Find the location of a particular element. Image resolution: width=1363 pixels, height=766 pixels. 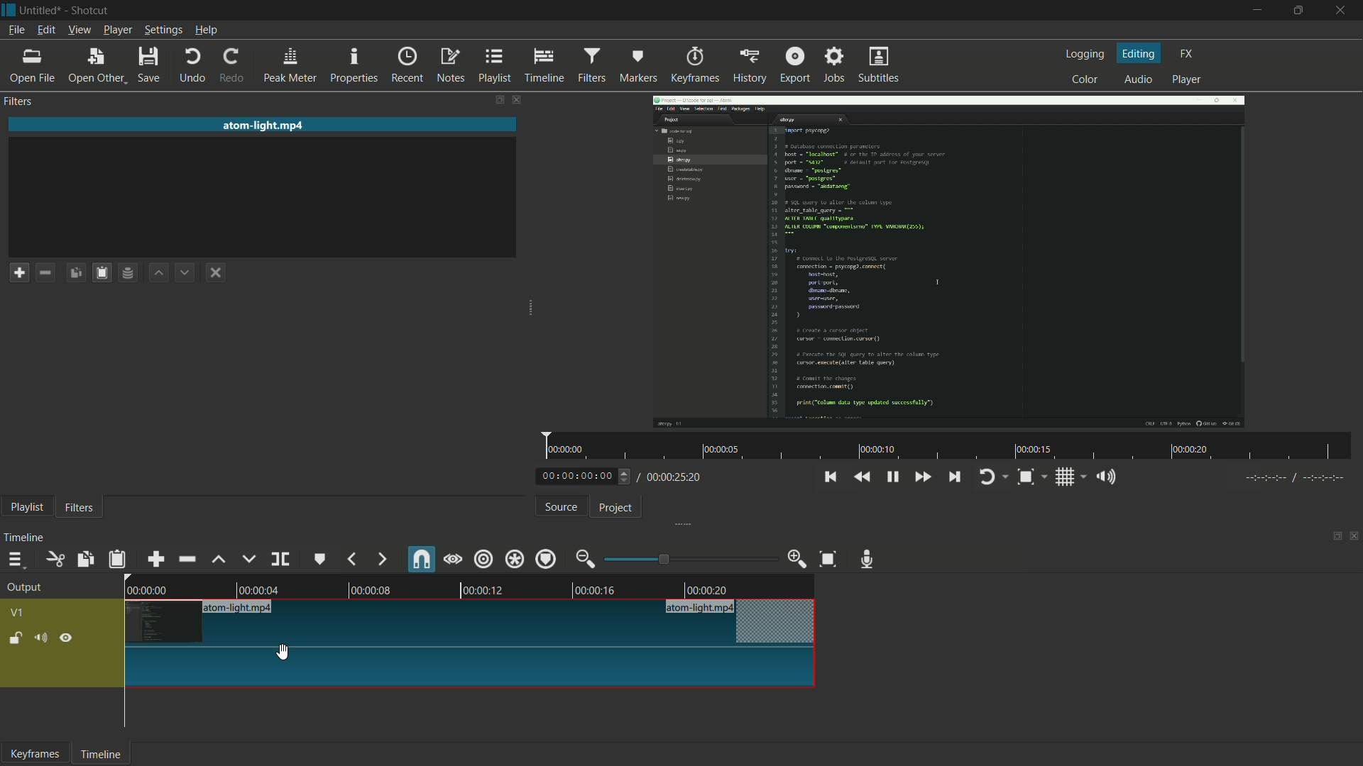

keyframes is located at coordinates (695, 66).